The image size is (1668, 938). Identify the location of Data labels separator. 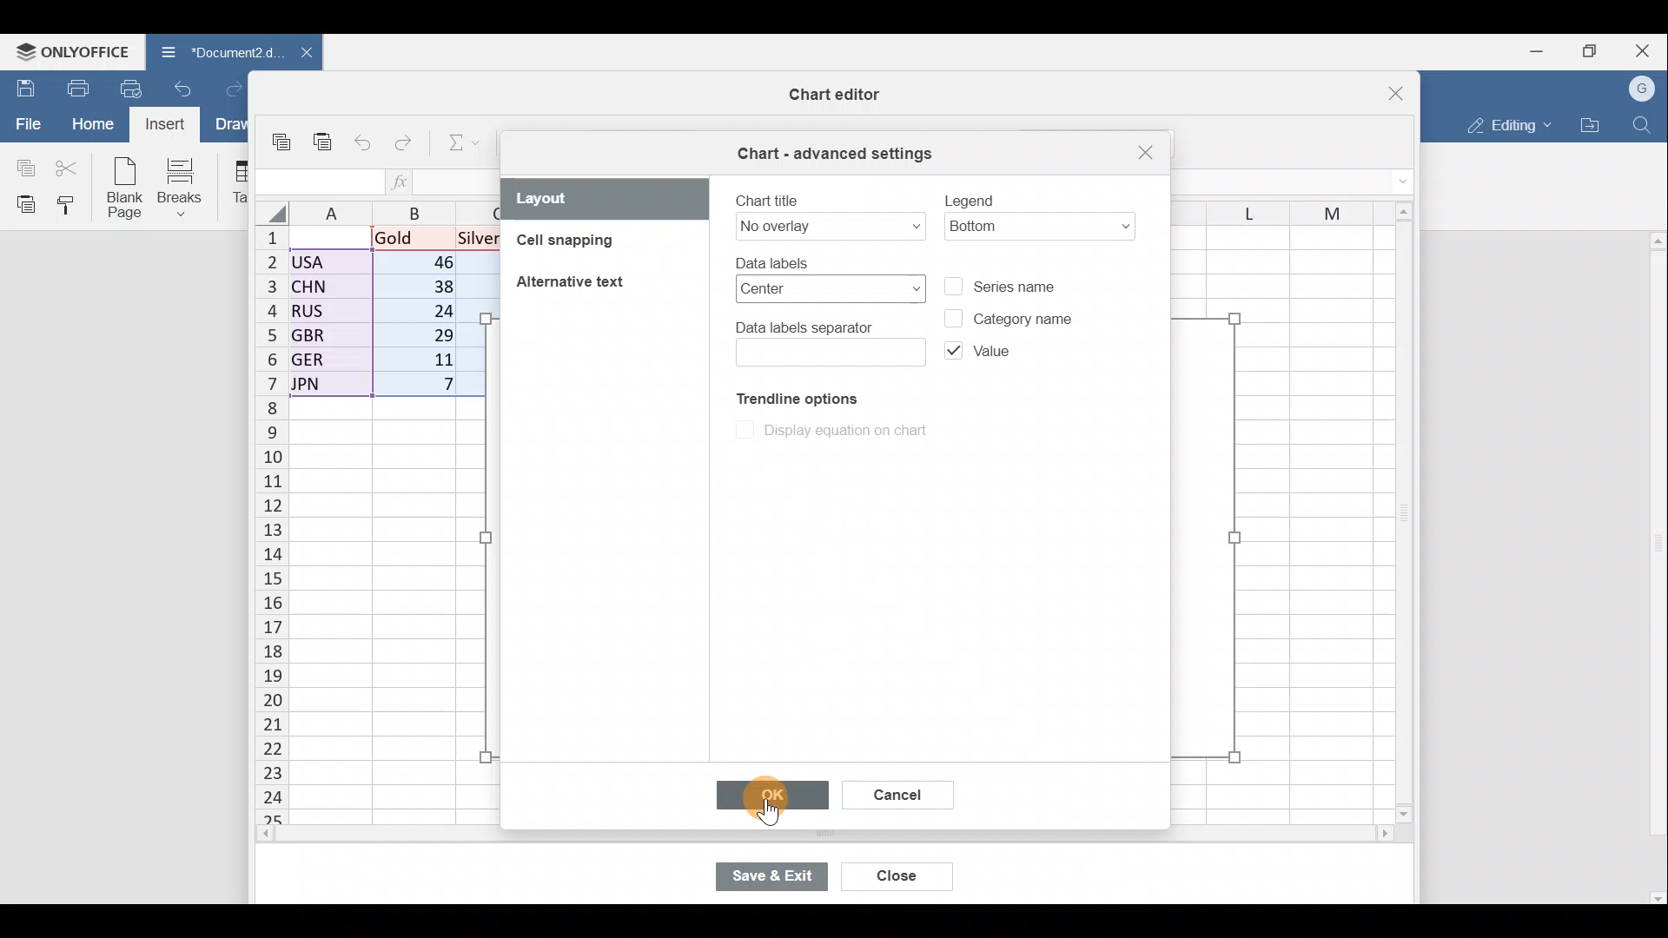
(828, 341).